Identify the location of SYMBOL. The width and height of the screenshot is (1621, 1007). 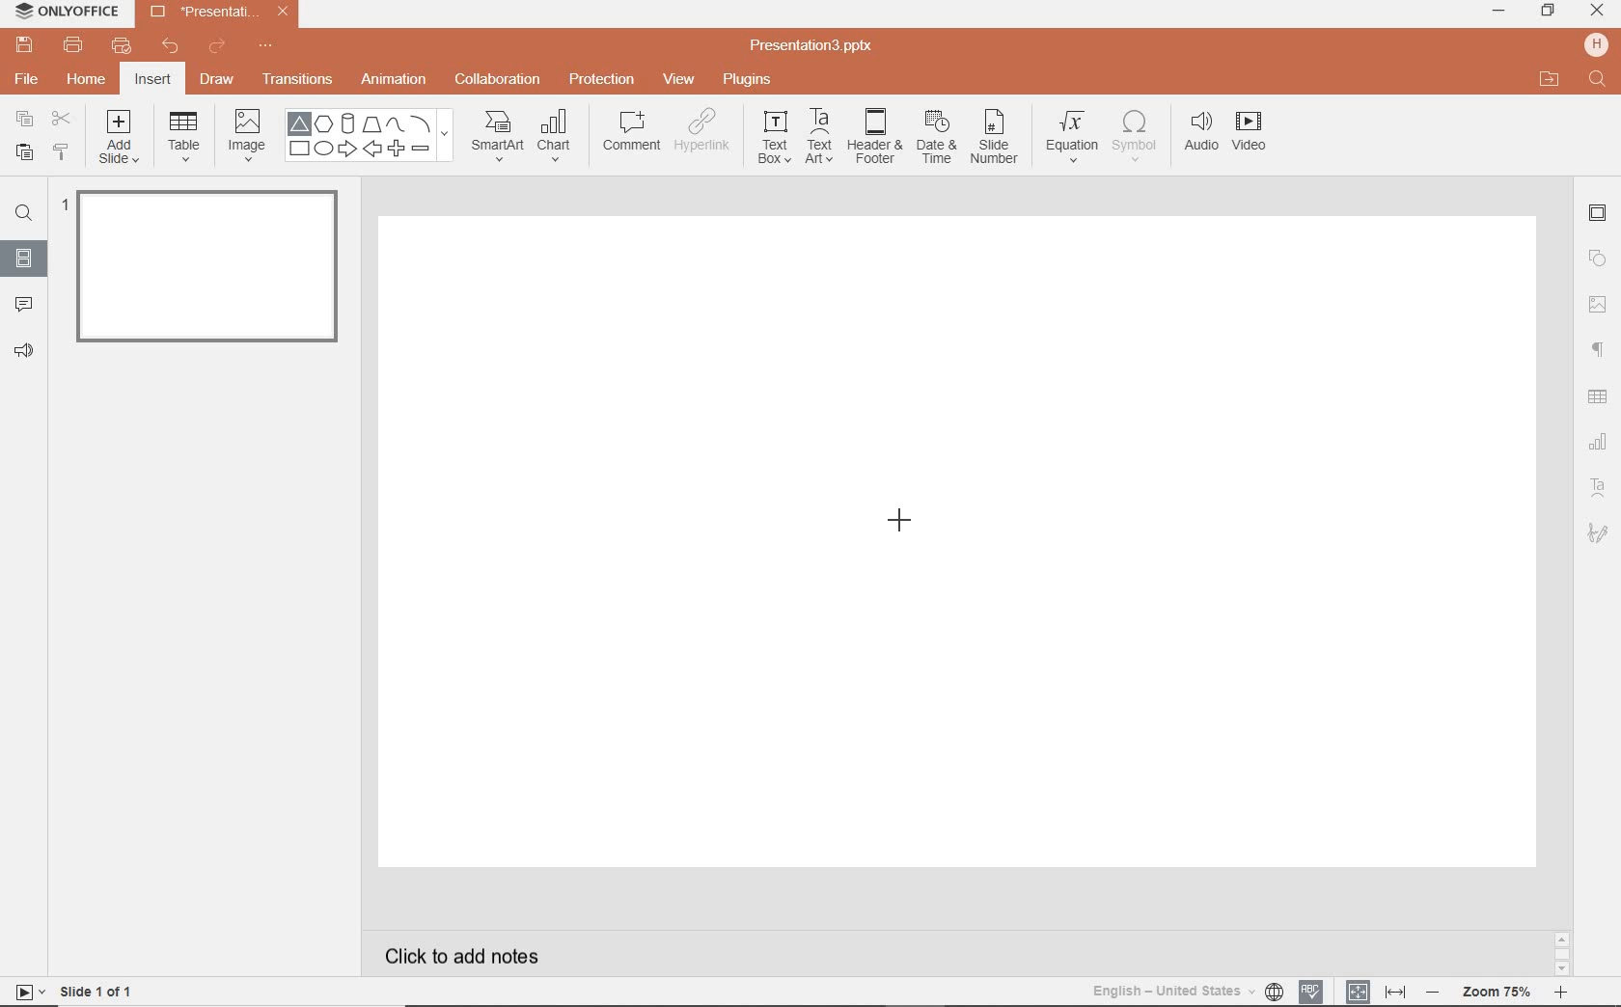
(1138, 132).